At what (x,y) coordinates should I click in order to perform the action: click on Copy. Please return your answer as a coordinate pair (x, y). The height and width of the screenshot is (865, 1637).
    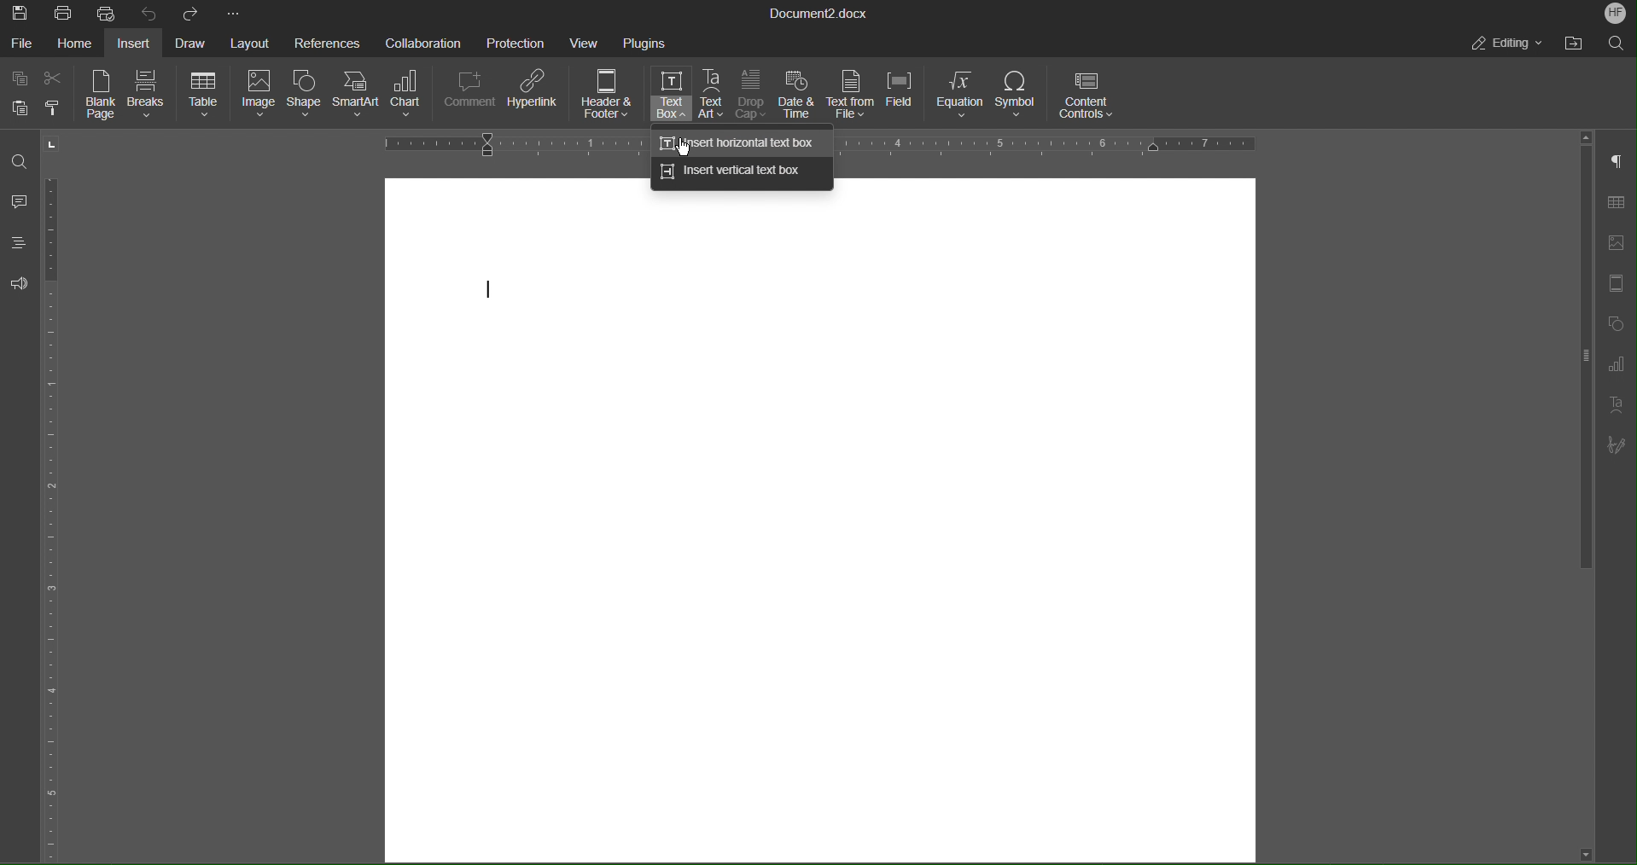
    Looking at the image, I should click on (19, 76).